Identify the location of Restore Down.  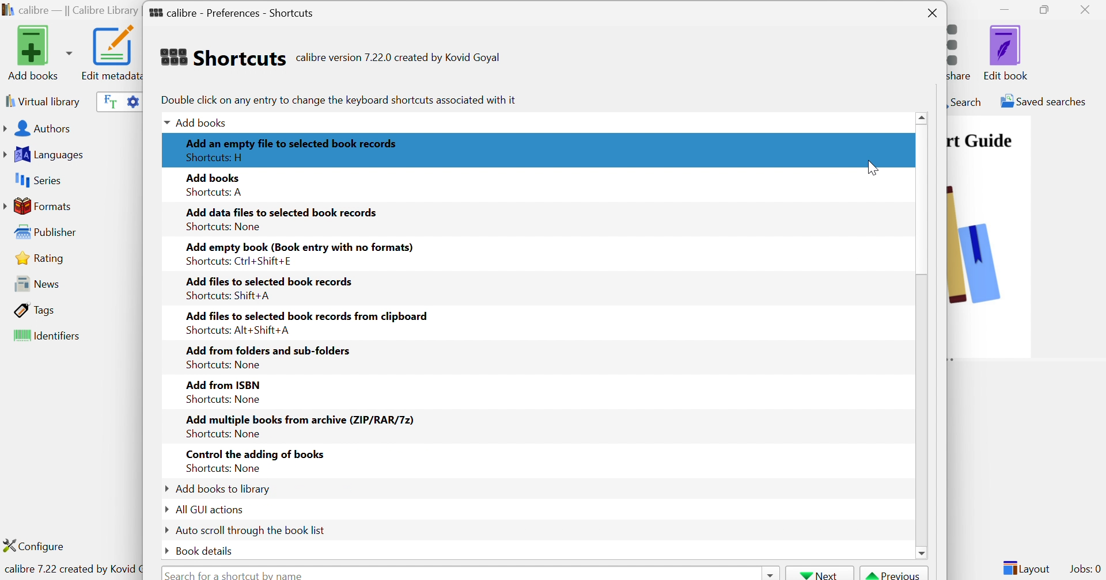
(1048, 10).